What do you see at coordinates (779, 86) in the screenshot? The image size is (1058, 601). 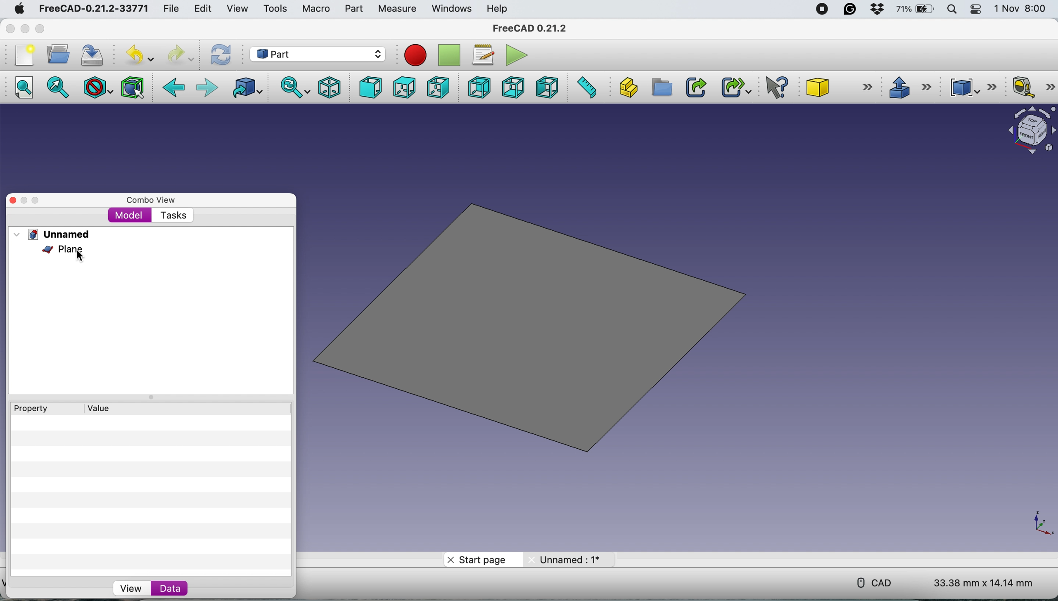 I see `what's this` at bounding box center [779, 86].